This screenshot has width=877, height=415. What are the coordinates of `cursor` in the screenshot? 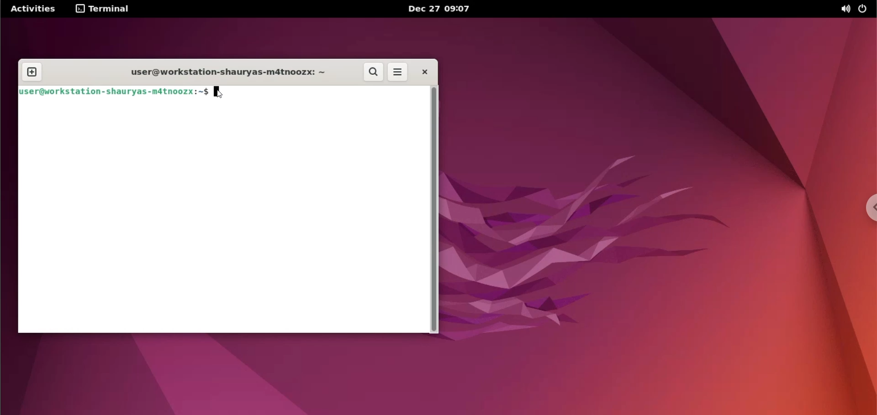 It's located at (217, 91).